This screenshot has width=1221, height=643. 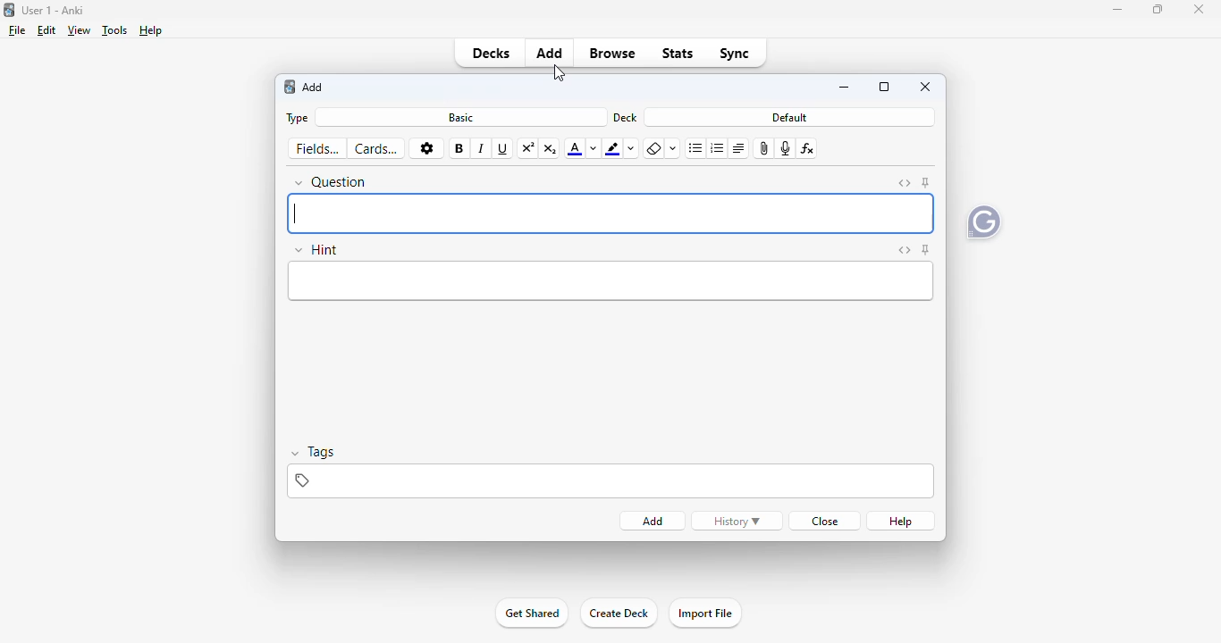 I want to click on unordered list, so click(x=695, y=149).